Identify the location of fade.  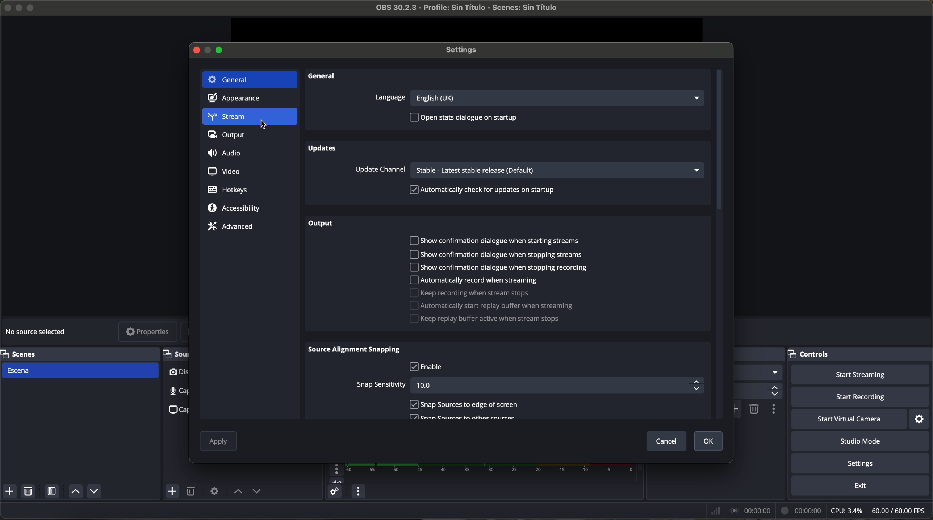
(758, 373).